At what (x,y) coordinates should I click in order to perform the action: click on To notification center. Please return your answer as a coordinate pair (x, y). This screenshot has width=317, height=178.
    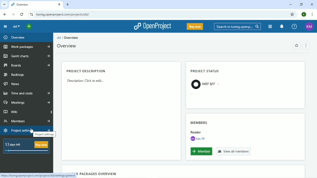
    Looking at the image, I should click on (282, 27).